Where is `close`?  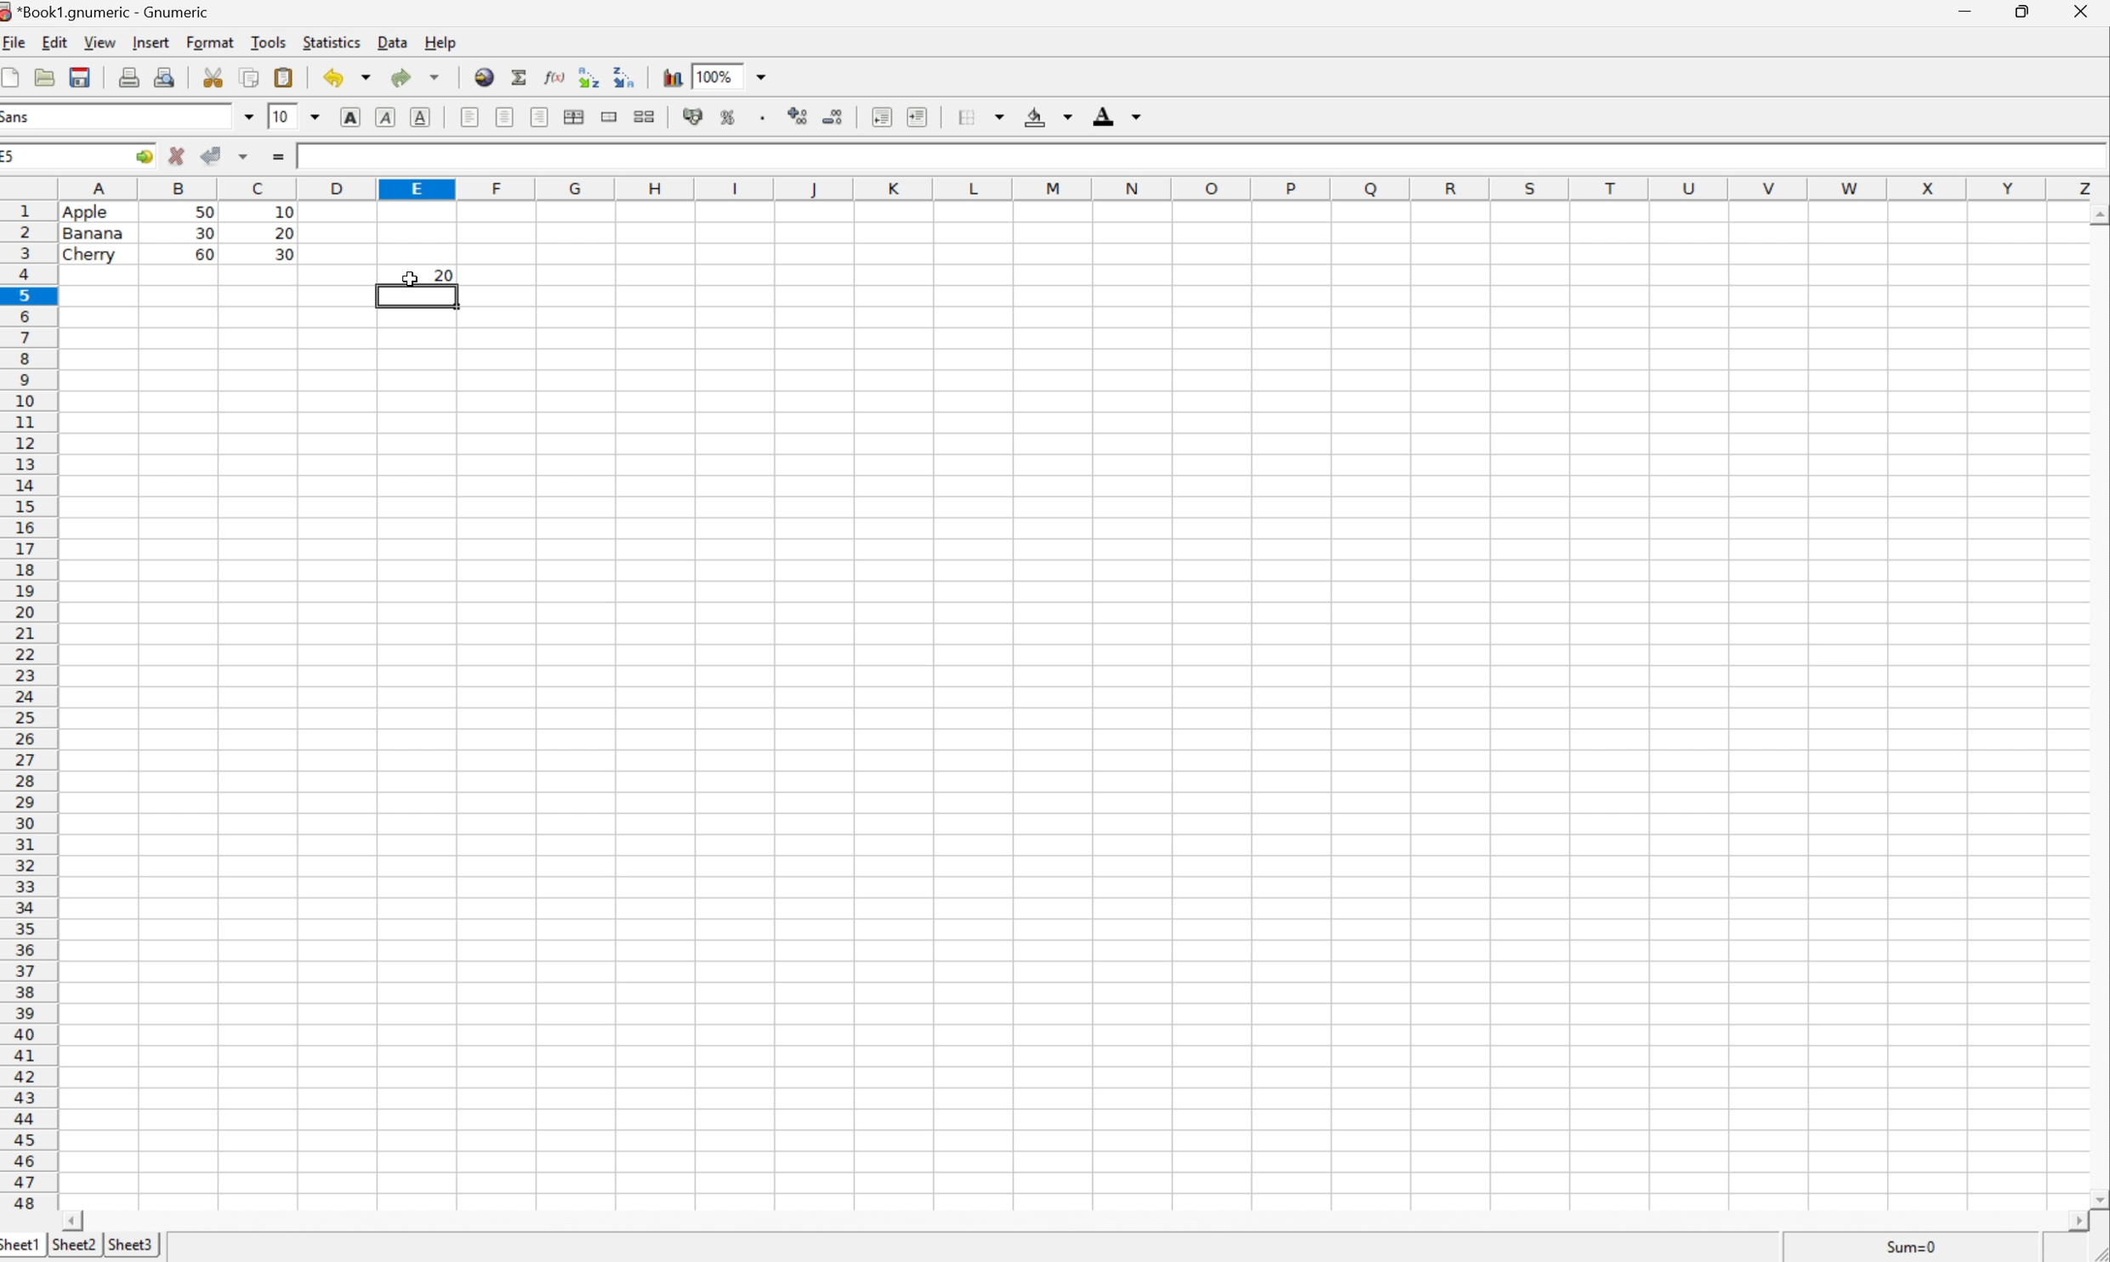
close is located at coordinates (2086, 13).